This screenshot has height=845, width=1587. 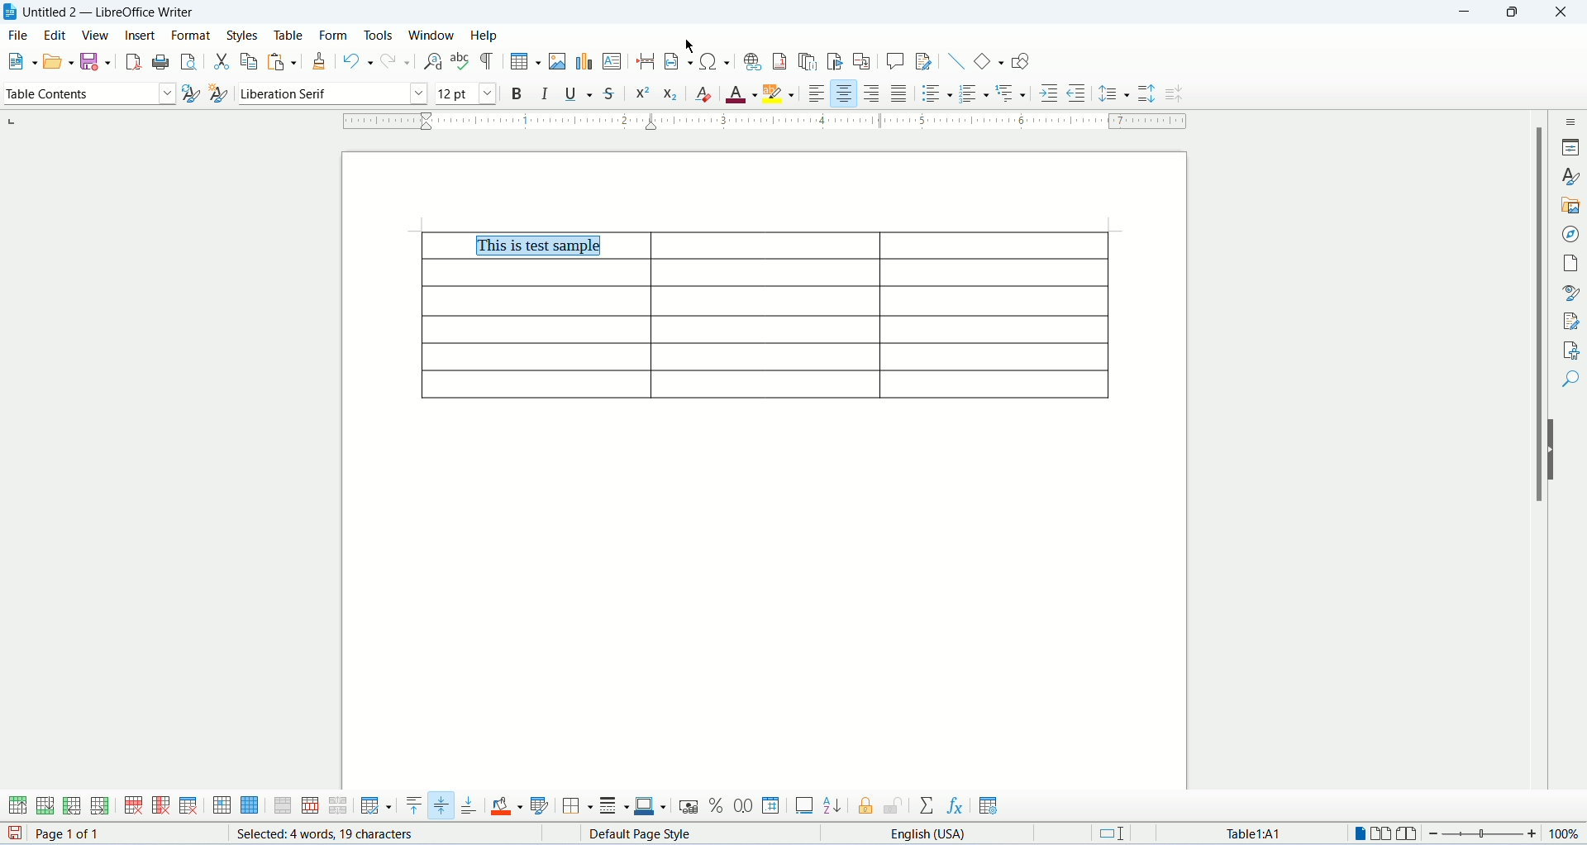 I want to click on save, so click(x=12, y=834).